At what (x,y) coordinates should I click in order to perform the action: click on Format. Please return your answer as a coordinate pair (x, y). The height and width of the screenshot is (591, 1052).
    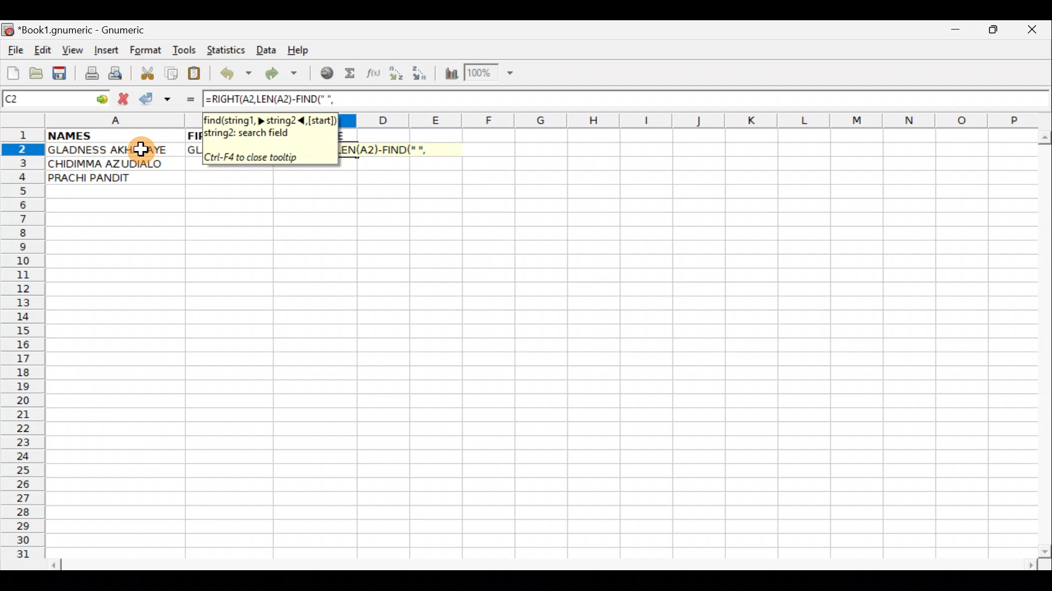
    Looking at the image, I should click on (148, 51).